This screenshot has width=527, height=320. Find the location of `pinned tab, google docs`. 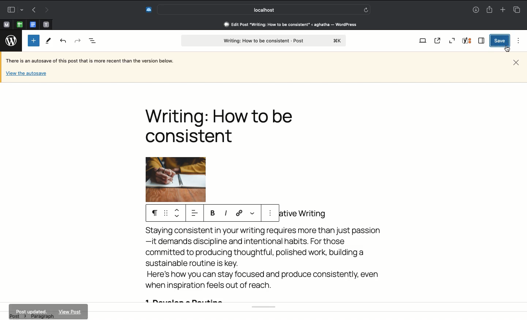

pinned tab, google docs is located at coordinates (32, 23).